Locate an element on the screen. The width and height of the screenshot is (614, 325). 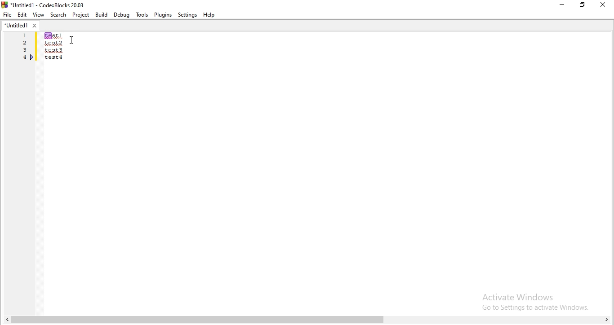
Edit  is located at coordinates (22, 15).